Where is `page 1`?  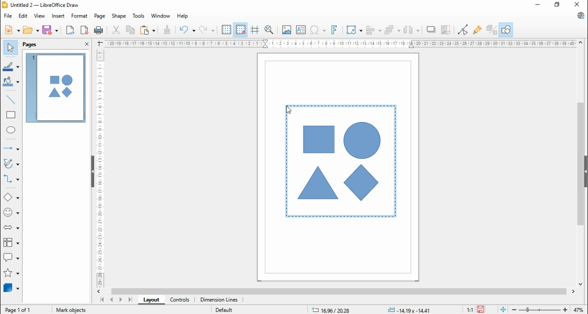
page 1 is located at coordinates (56, 88).